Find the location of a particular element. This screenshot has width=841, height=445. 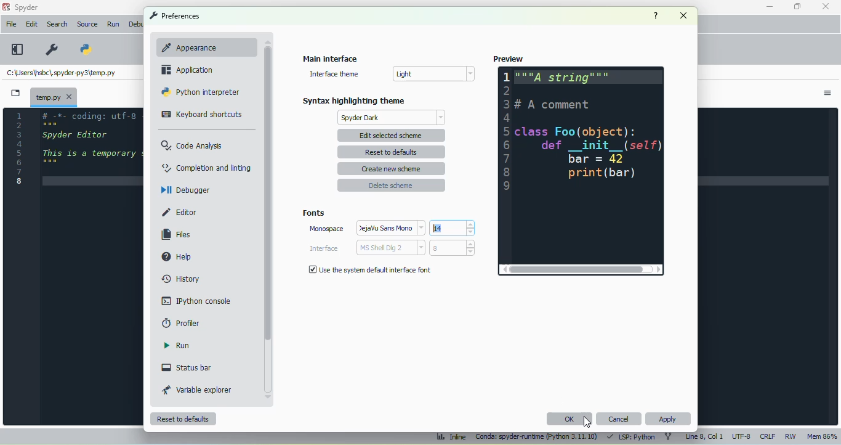

monospace is located at coordinates (326, 229).